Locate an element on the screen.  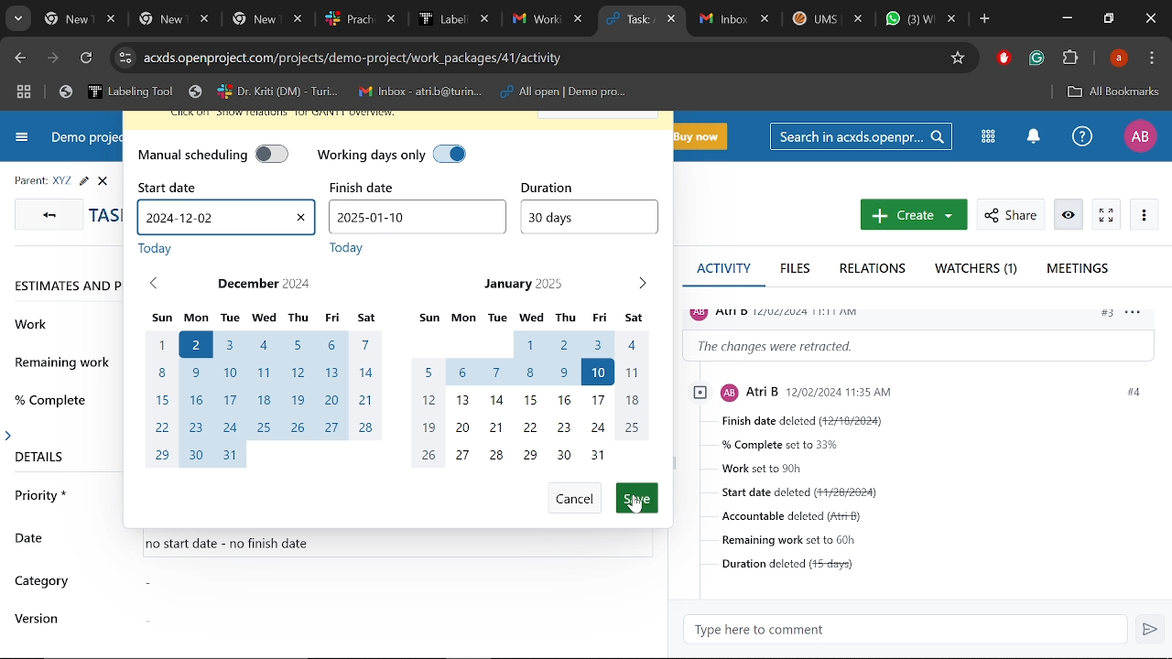
January 2025 is located at coordinates (523, 282).